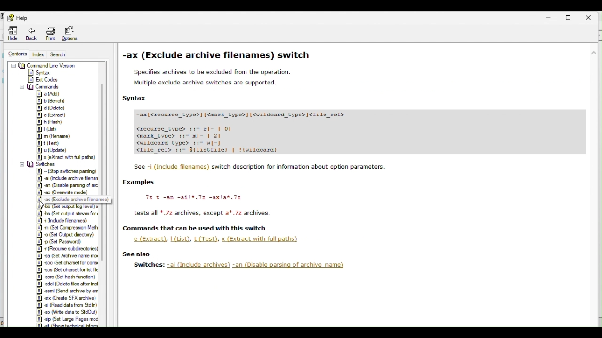 The height and width of the screenshot is (338, 602). What do you see at coordinates (149, 265) in the screenshot?
I see `Switches: -` at bounding box center [149, 265].